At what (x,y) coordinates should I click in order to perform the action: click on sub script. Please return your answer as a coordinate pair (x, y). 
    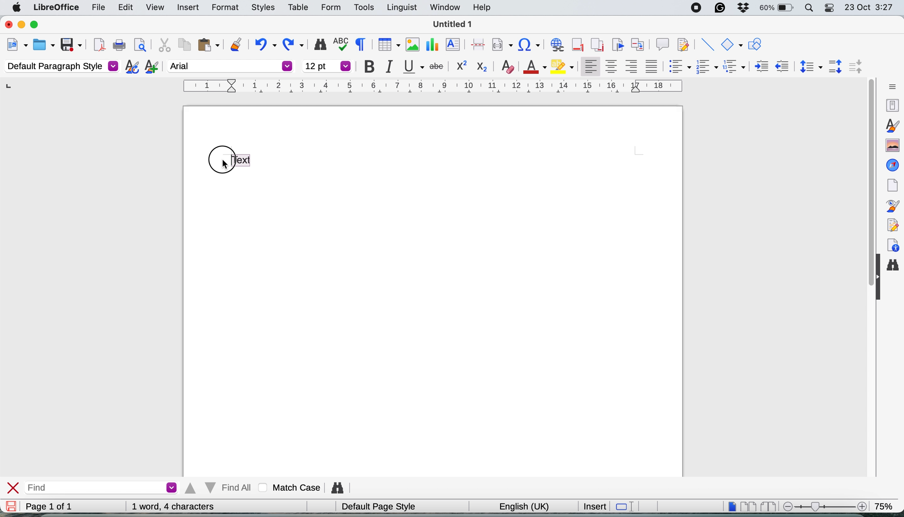
    Looking at the image, I should click on (483, 66).